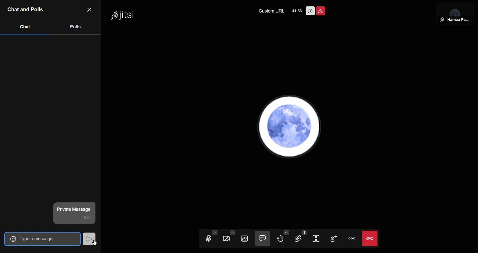  Describe the element at coordinates (74, 26) in the screenshot. I see `Polls` at that location.